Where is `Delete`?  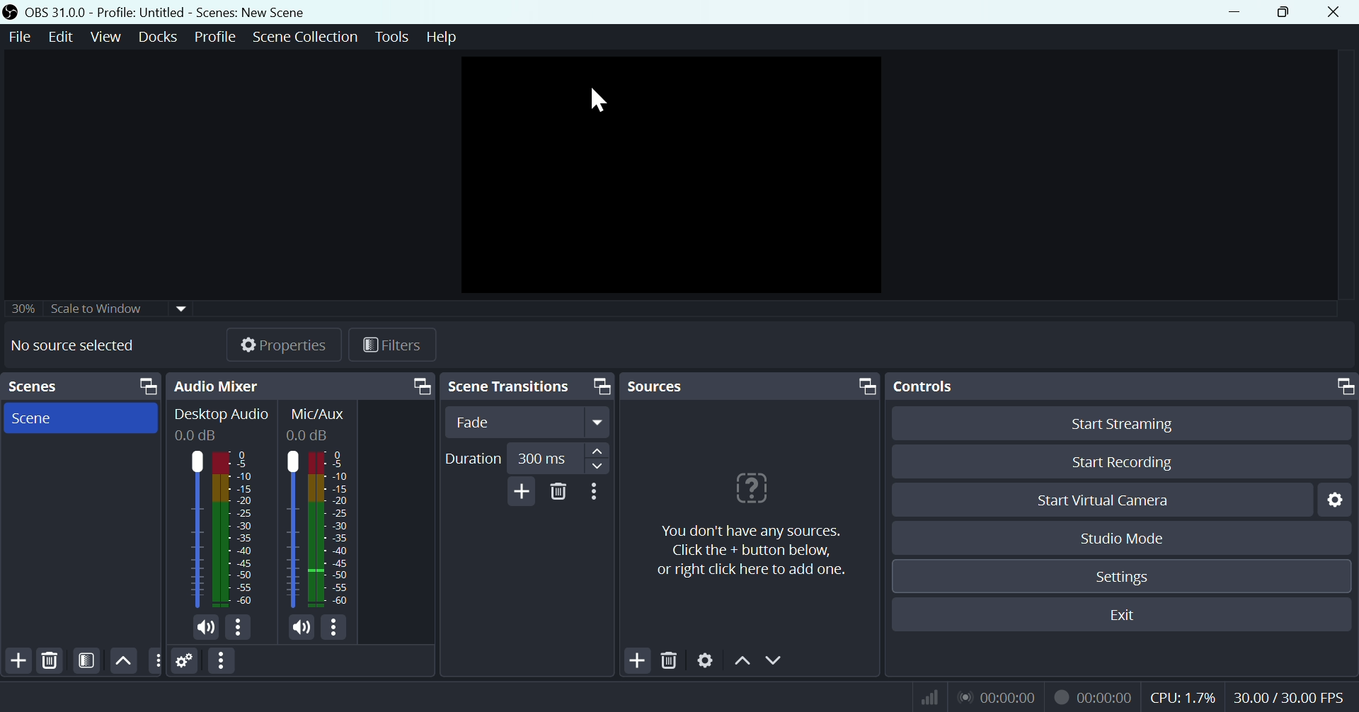
Delete is located at coordinates (52, 660).